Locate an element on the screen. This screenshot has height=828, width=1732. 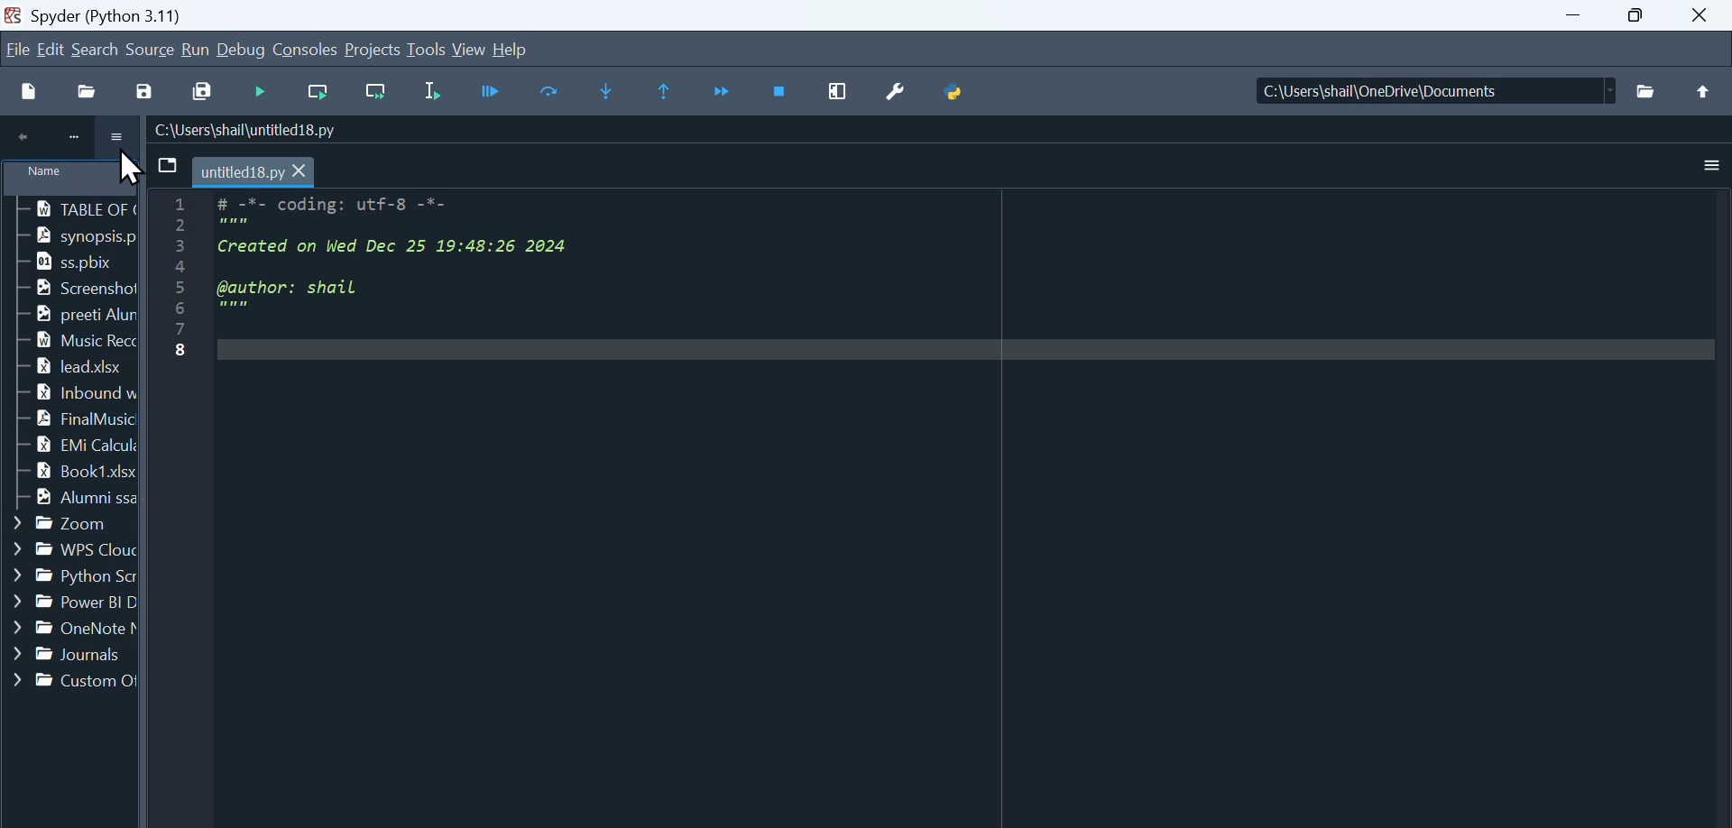
Save is located at coordinates (150, 87).